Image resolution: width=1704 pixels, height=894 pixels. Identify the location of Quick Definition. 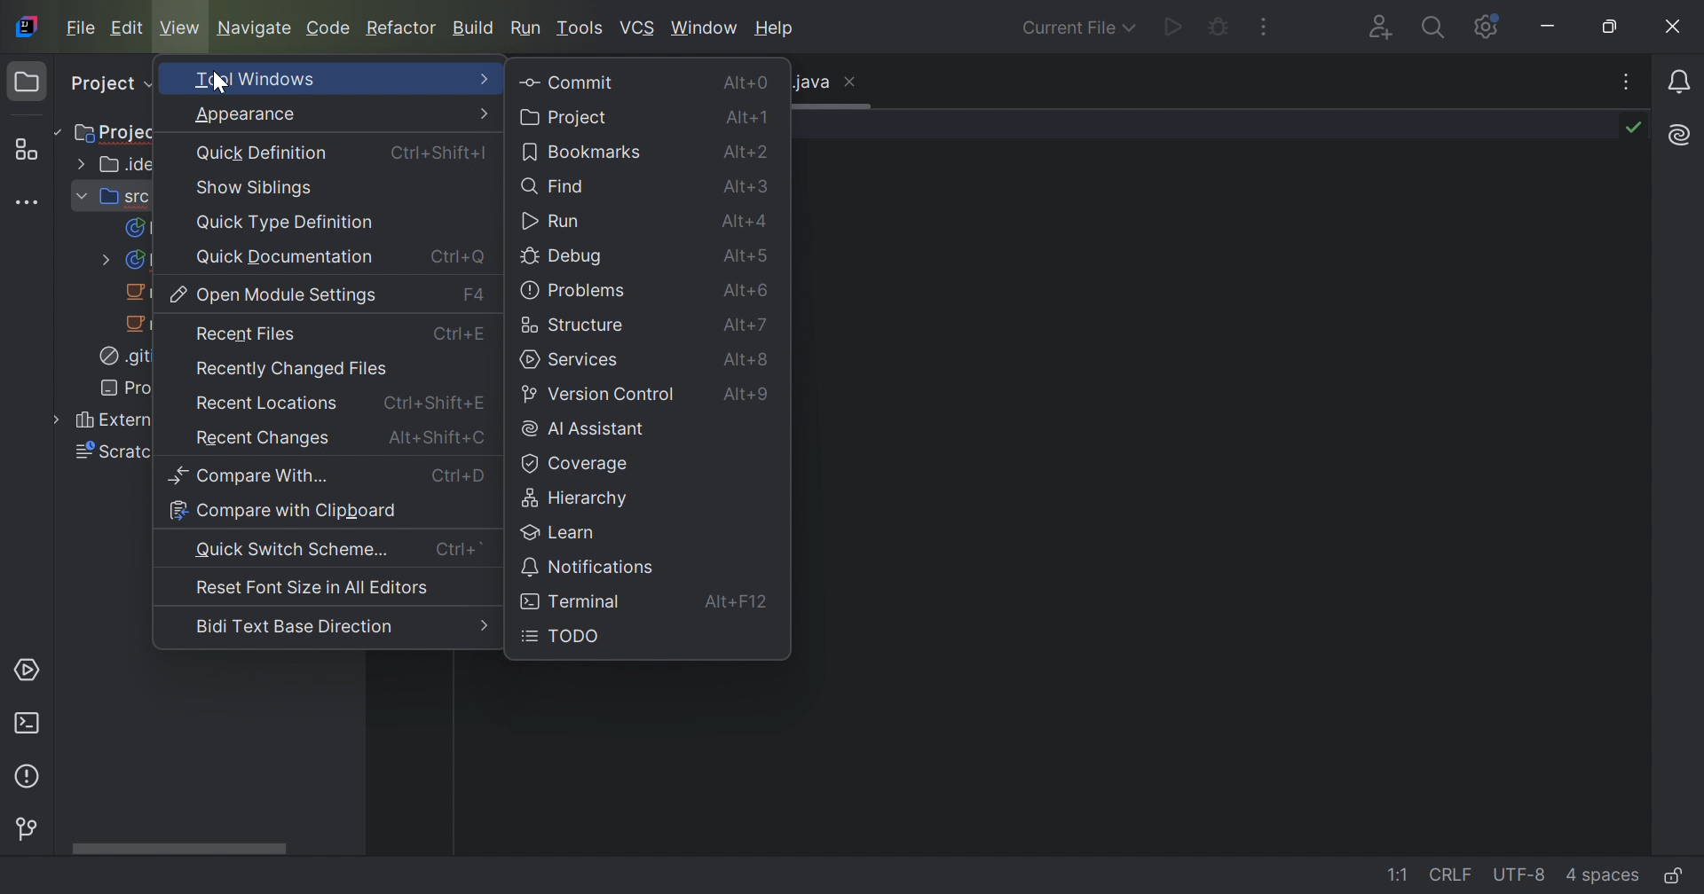
(261, 153).